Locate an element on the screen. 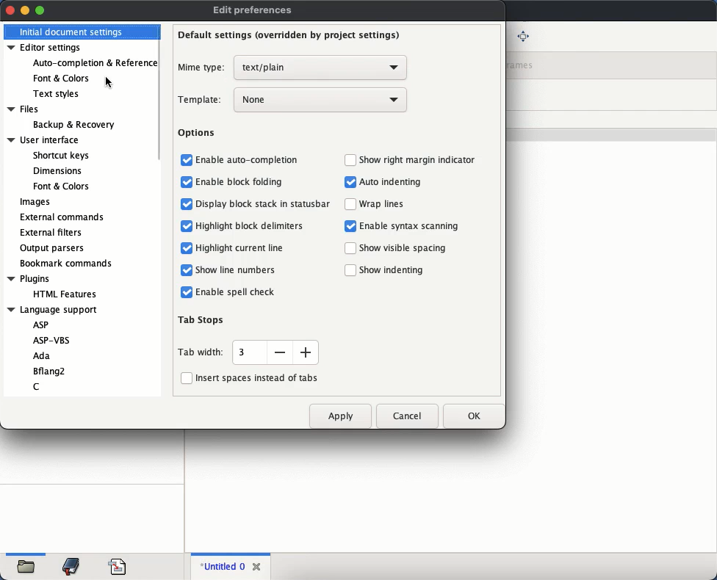 Image resolution: width=717 pixels, height=580 pixels. bookmark is located at coordinates (72, 567).